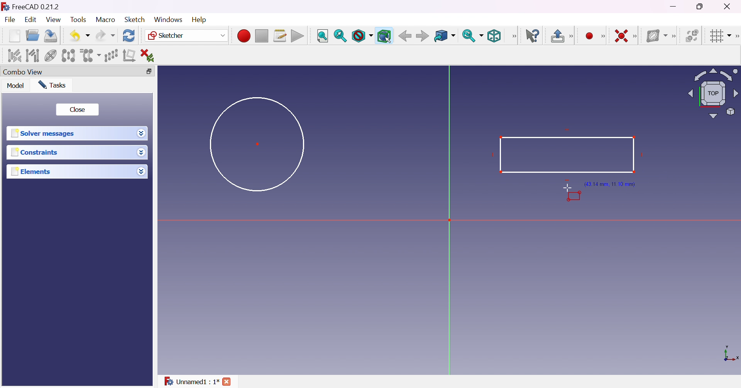 The height and width of the screenshot is (388, 741). What do you see at coordinates (111, 55) in the screenshot?
I see `Rectangular array` at bounding box center [111, 55].